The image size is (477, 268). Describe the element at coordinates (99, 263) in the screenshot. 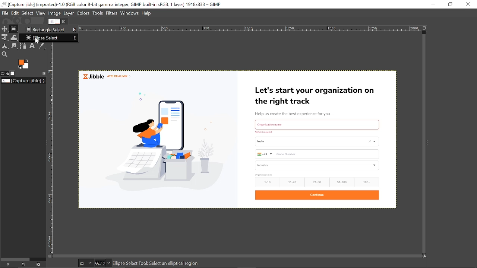

I see `Current zoom` at that location.